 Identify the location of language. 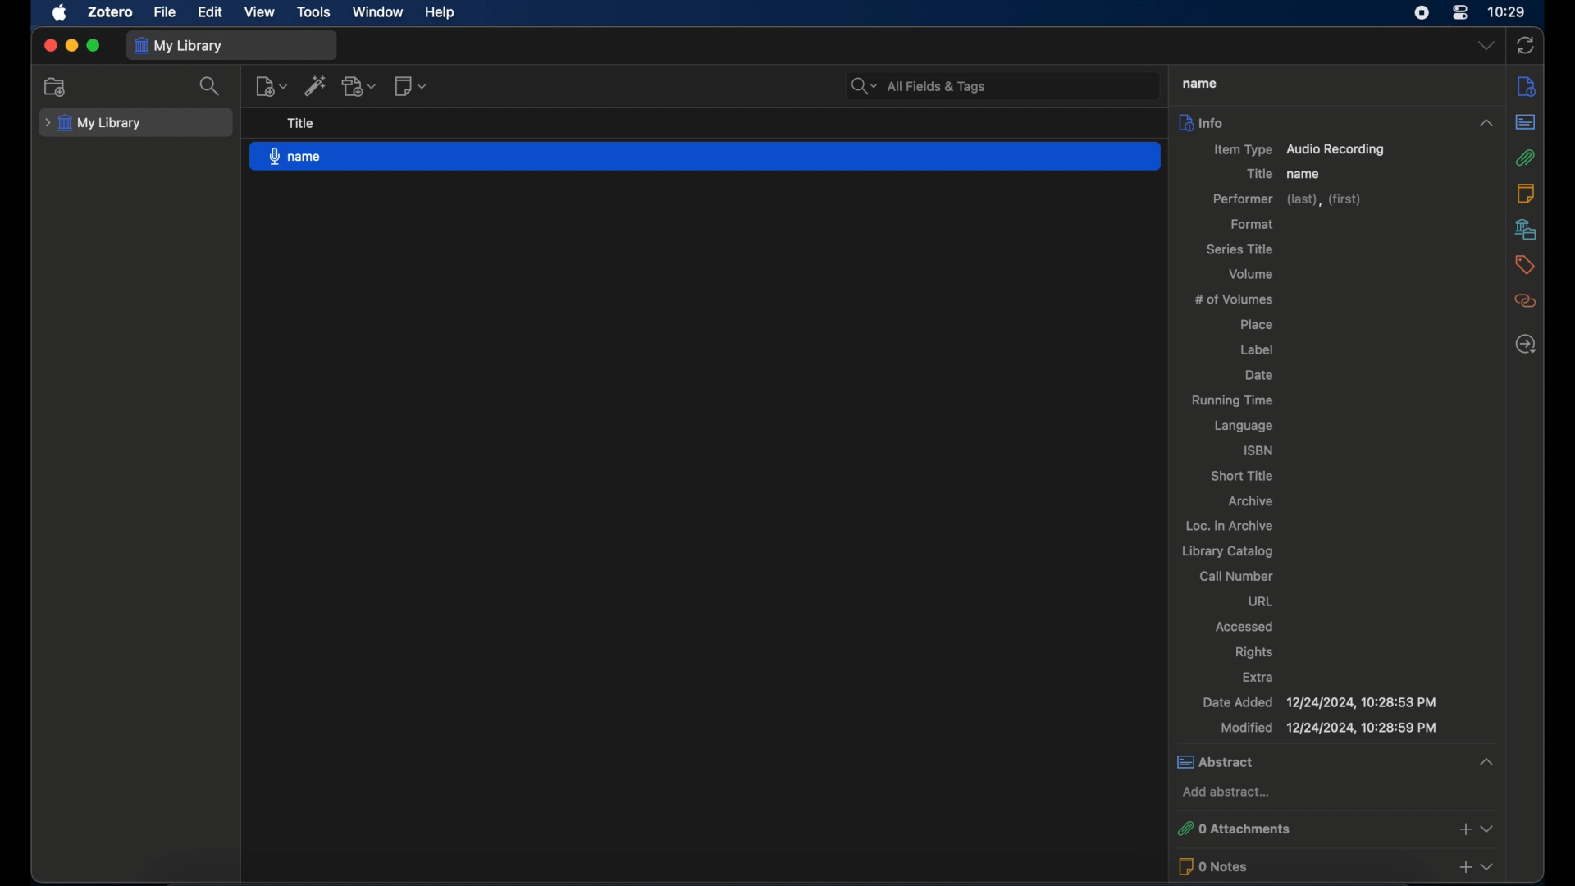
(1246, 427).